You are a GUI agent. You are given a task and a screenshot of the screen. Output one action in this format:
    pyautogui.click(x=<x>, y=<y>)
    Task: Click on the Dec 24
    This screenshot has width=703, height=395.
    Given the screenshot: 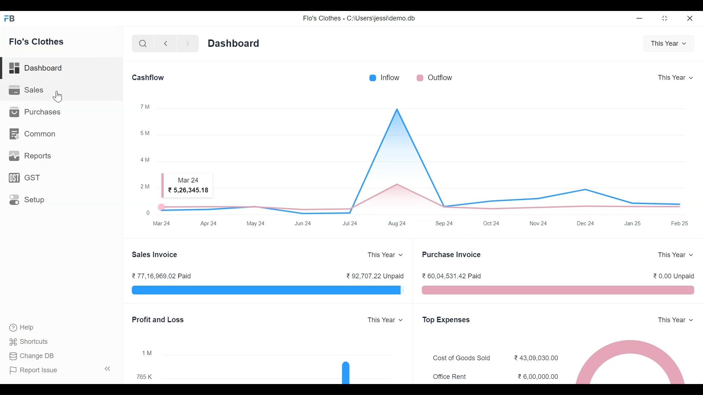 What is the action you would take?
    pyautogui.click(x=586, y=223)
    